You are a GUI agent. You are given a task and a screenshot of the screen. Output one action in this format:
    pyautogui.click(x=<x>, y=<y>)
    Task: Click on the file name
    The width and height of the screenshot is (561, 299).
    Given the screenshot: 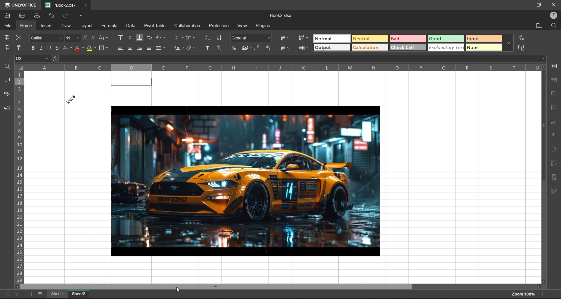 What is the action you would take?
    pyautogui.click(x=281, y=16)
    